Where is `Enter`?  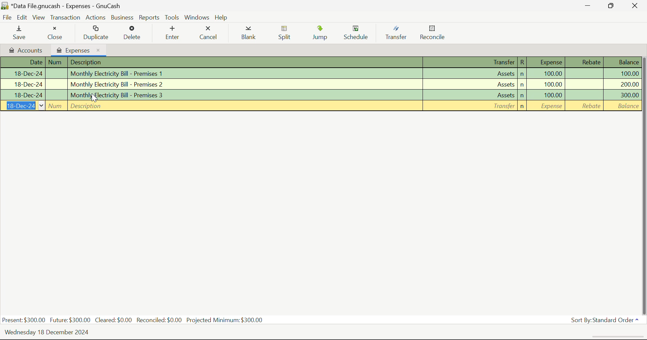 Enter is located at coordinates (172, 33).